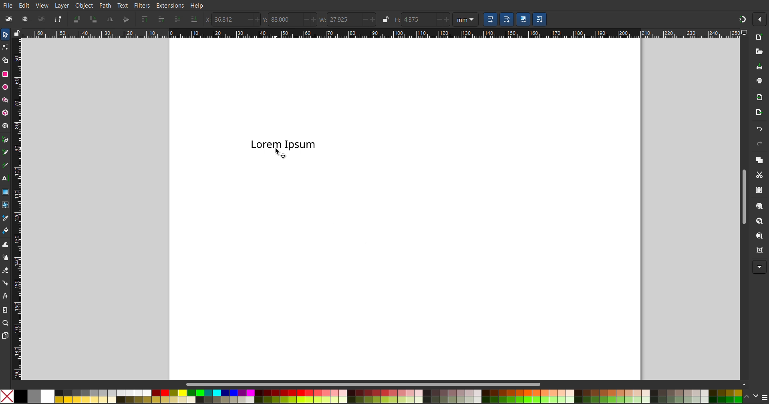 The height and width of the screenshot is (404, 769). What do you see at coordinates (6, 60) in the screenshot?
I see `Shape Builder Tool` at bounding box center [6, 60].